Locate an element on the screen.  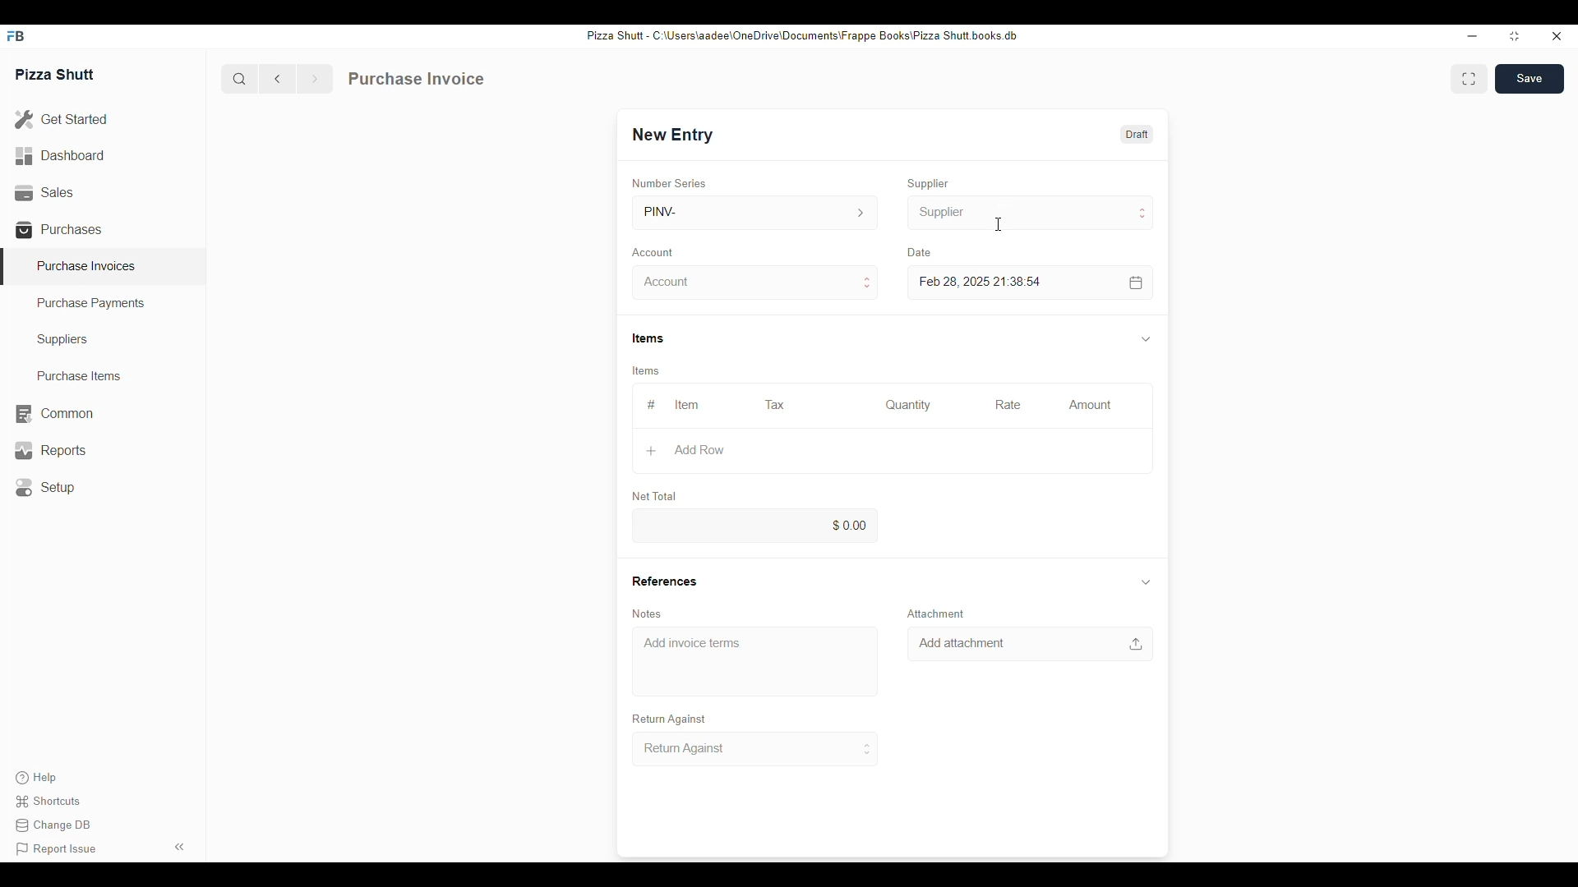
upload is located at coordinates (1137, 644).